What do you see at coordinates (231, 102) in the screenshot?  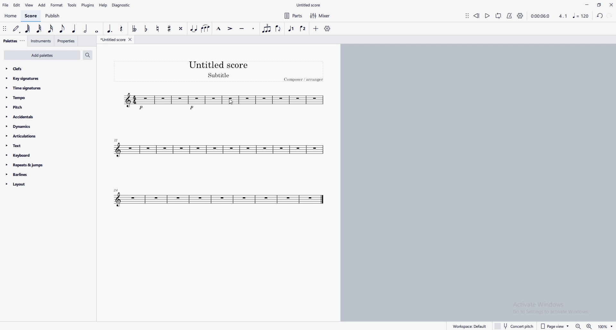 I see `cursor` at bounding box center [231, 102].